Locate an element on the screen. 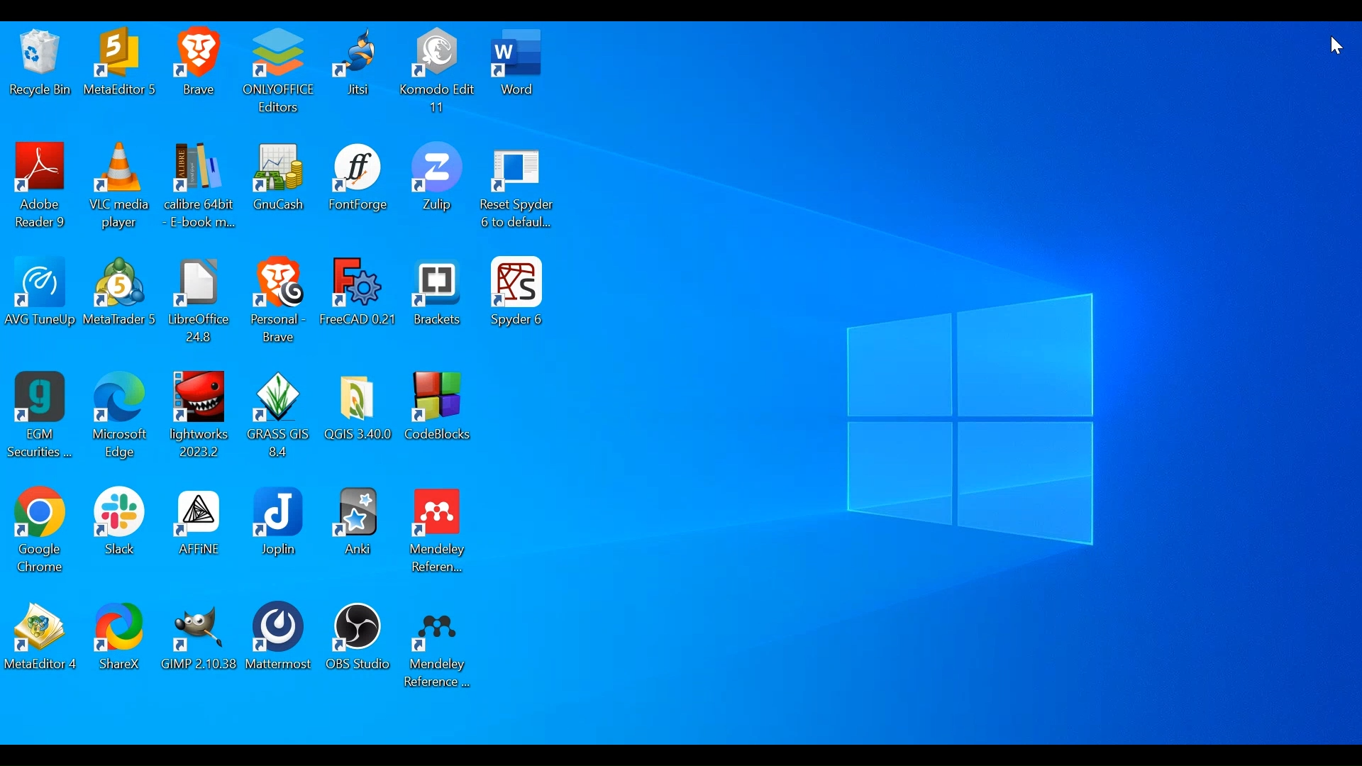 This screenshot has height=766, width=1362. Anki Desktop Icon is located at coordinates (356, 531).